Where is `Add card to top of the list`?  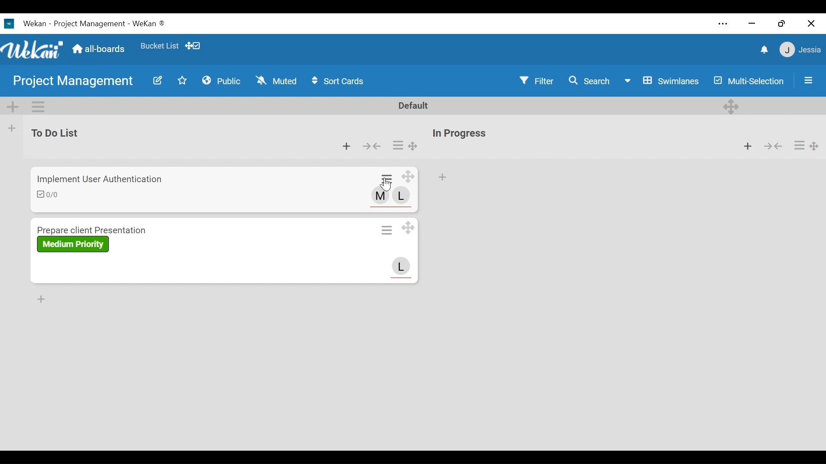
Add card to top of the list is located at coordinates (442, 177).